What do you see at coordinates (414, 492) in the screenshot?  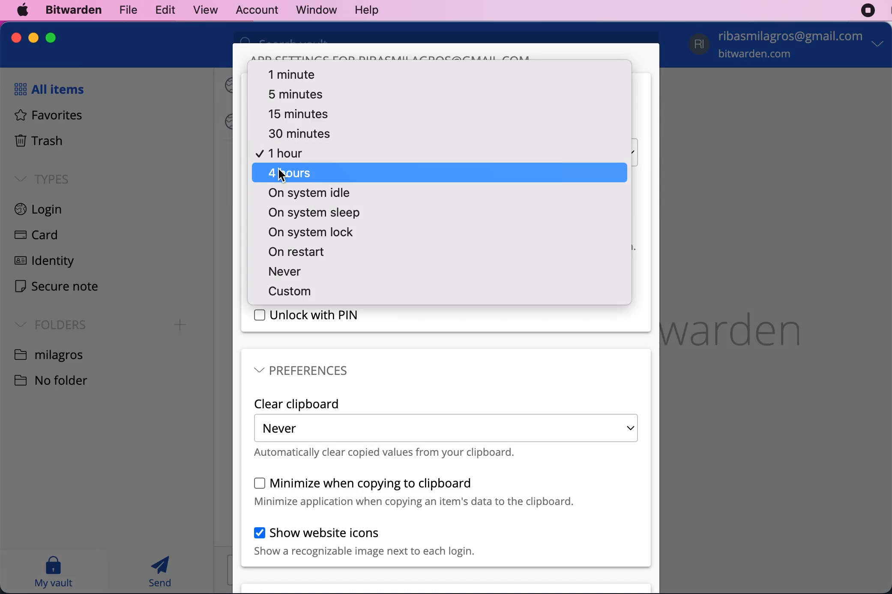 I see `minimize when copying to clipboard` at bounding box center [414, 492].